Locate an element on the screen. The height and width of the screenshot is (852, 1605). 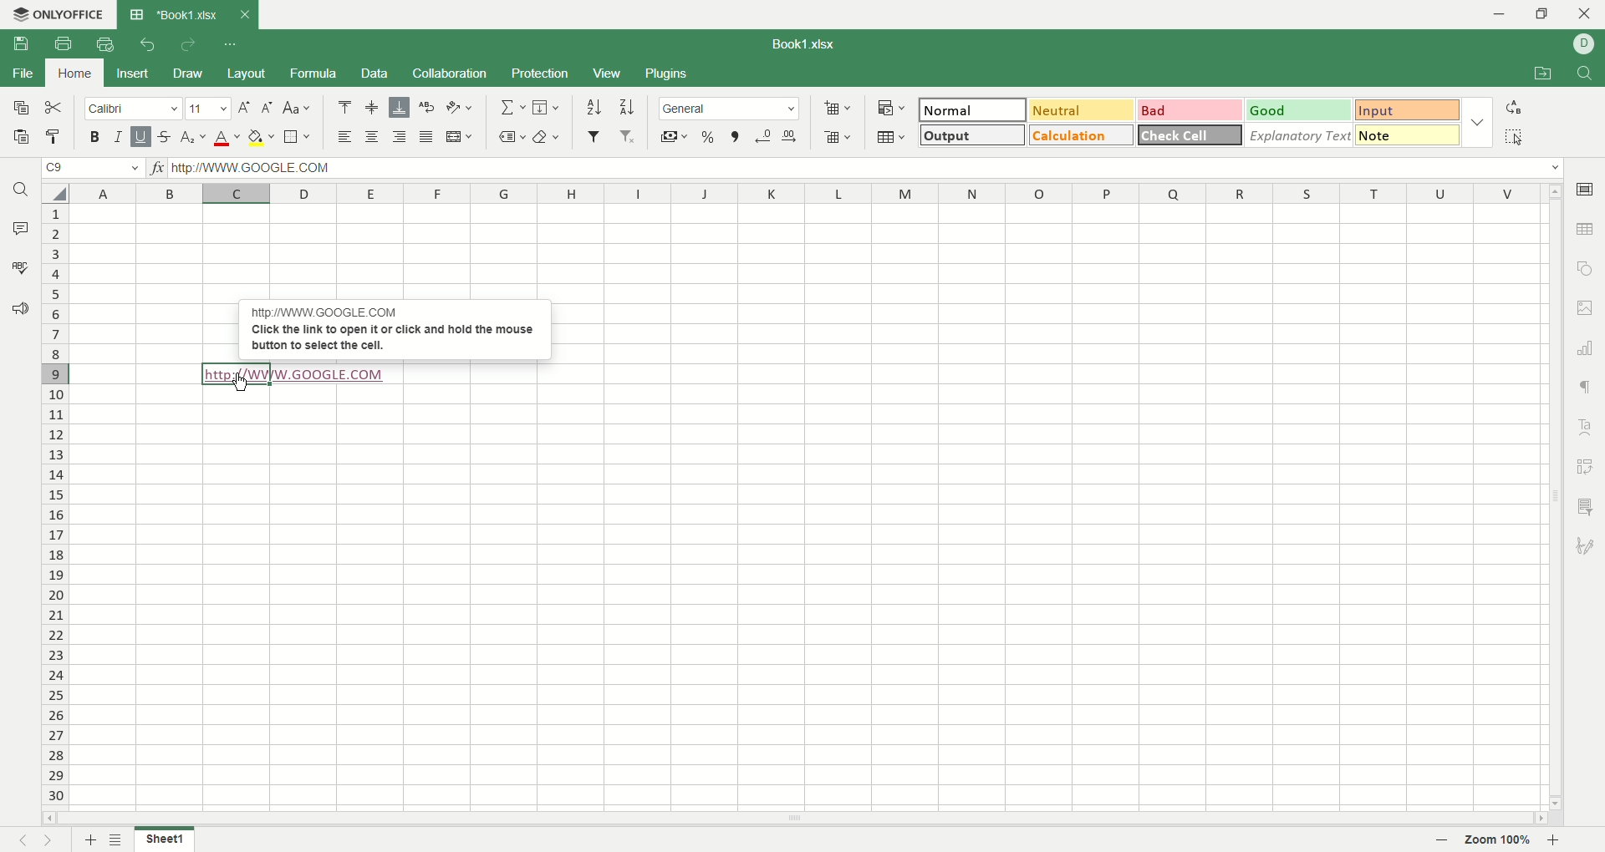
close is located at coordinates (244, 13).